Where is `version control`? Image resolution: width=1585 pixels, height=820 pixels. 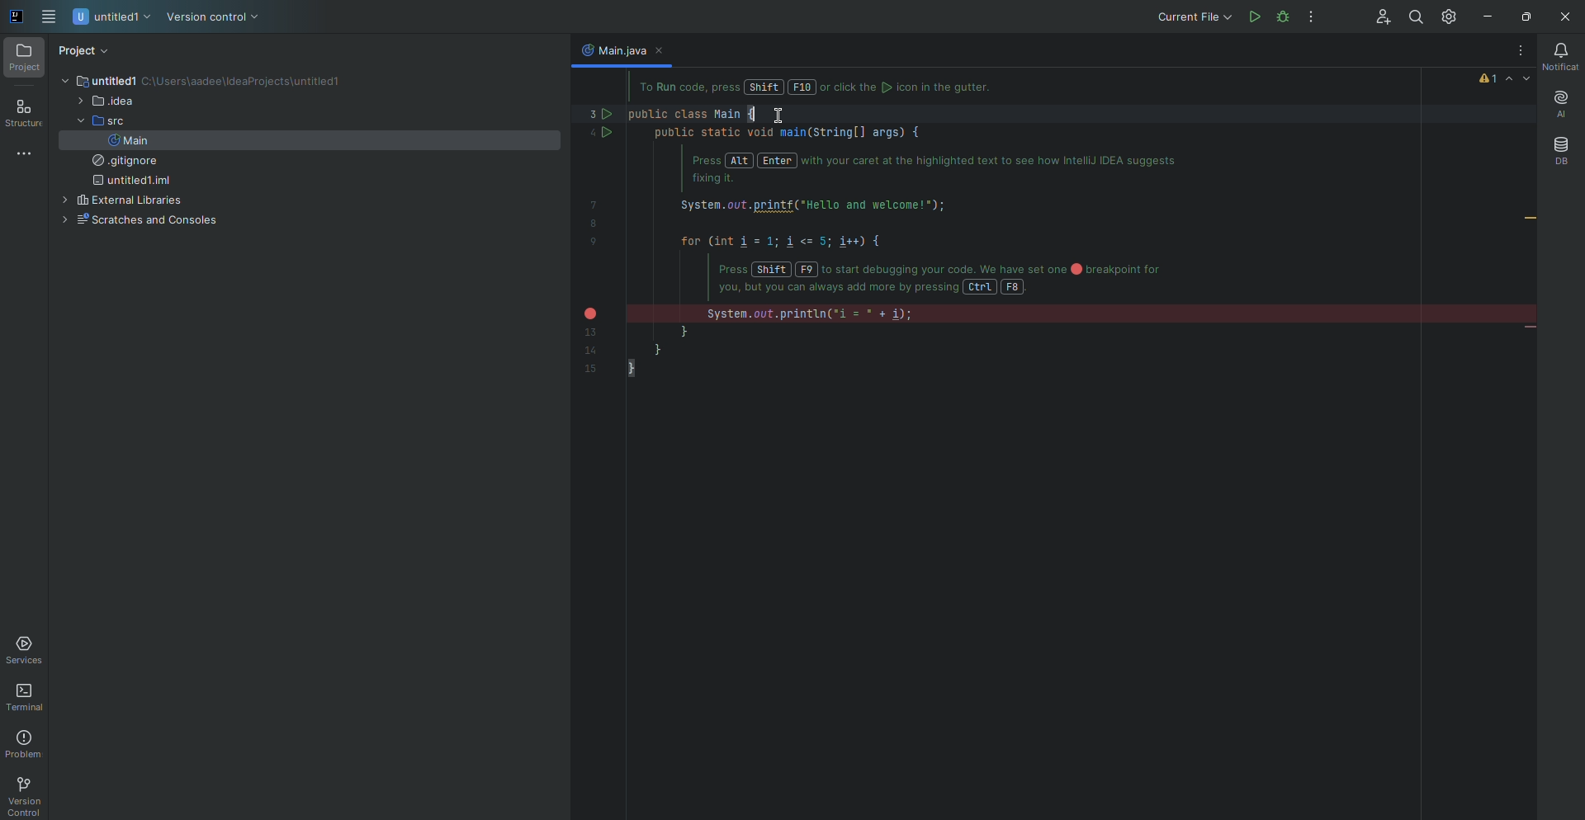 version control is located at coordinates (29, 792).